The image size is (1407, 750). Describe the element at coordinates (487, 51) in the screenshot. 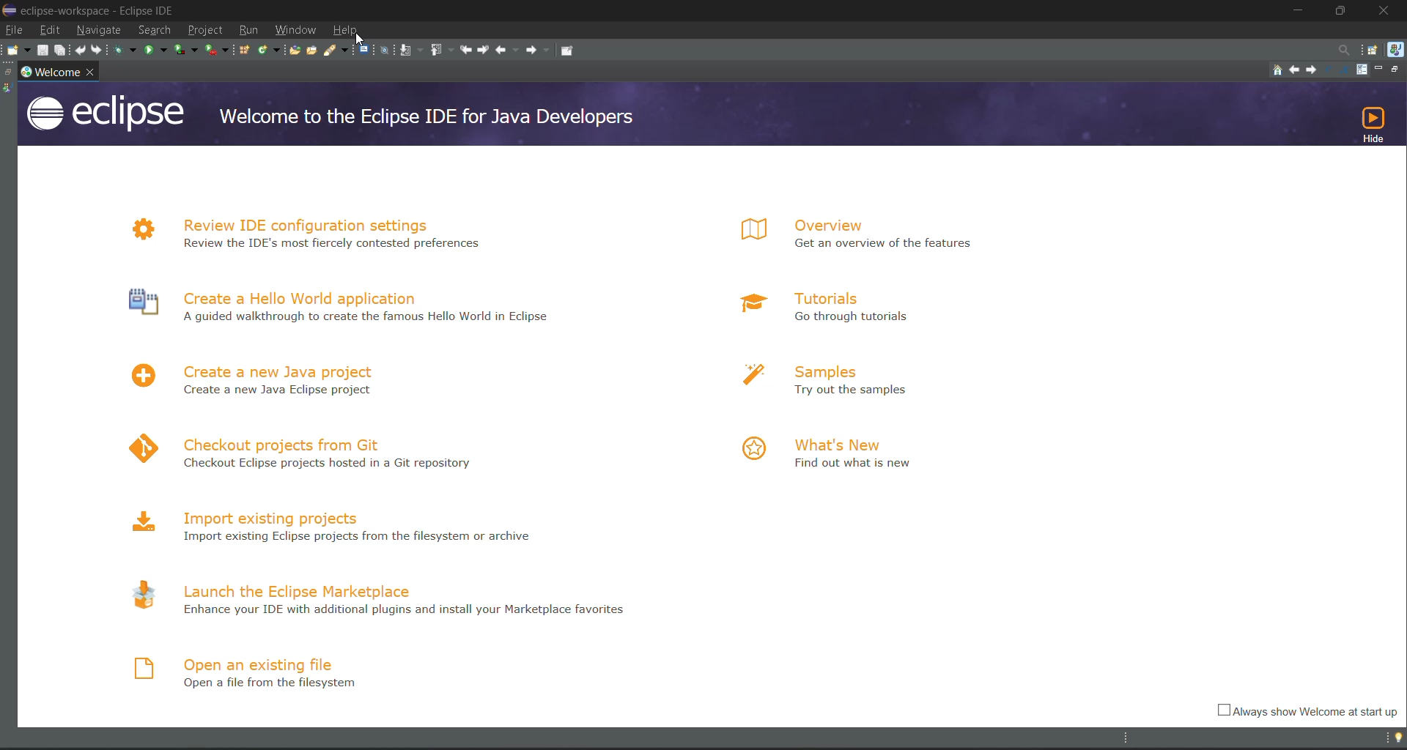

I see `next edit location` at that location.